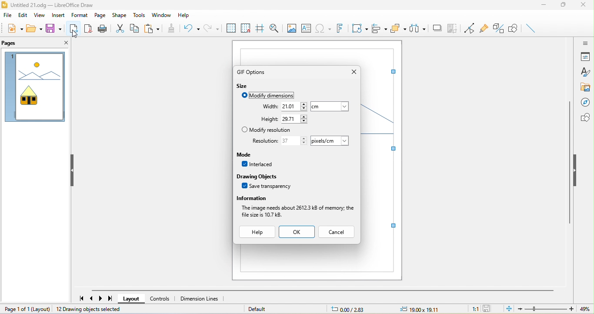  I want to click on arrange, so click(399, 28).